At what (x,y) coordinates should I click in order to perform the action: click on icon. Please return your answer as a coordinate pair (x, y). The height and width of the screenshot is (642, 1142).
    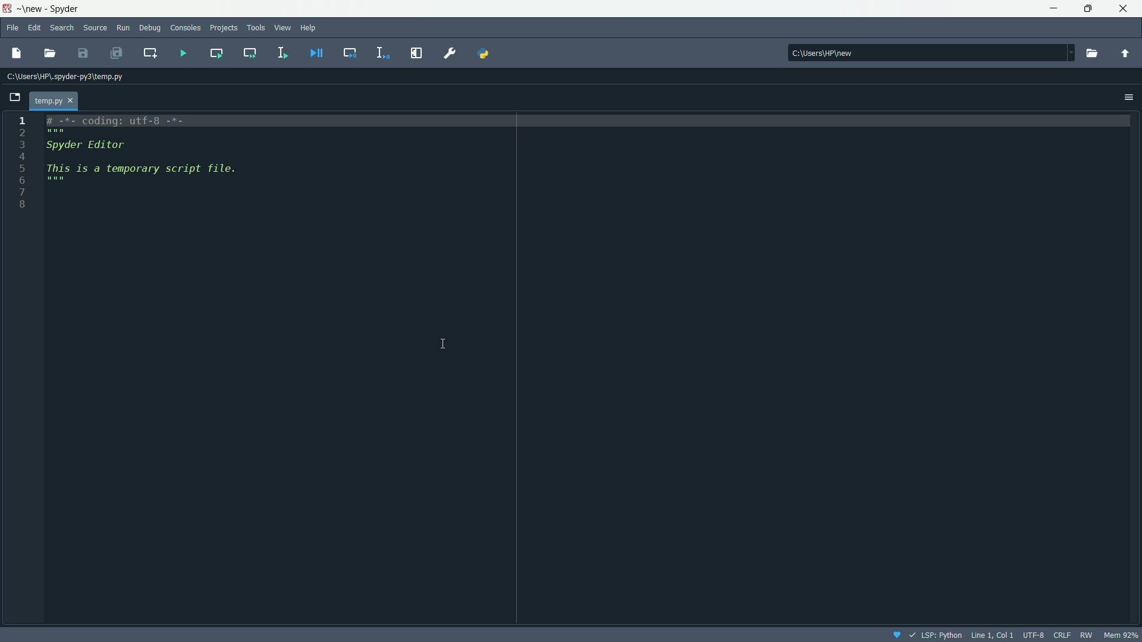
    Looking at the image, I should click on (895, 633).